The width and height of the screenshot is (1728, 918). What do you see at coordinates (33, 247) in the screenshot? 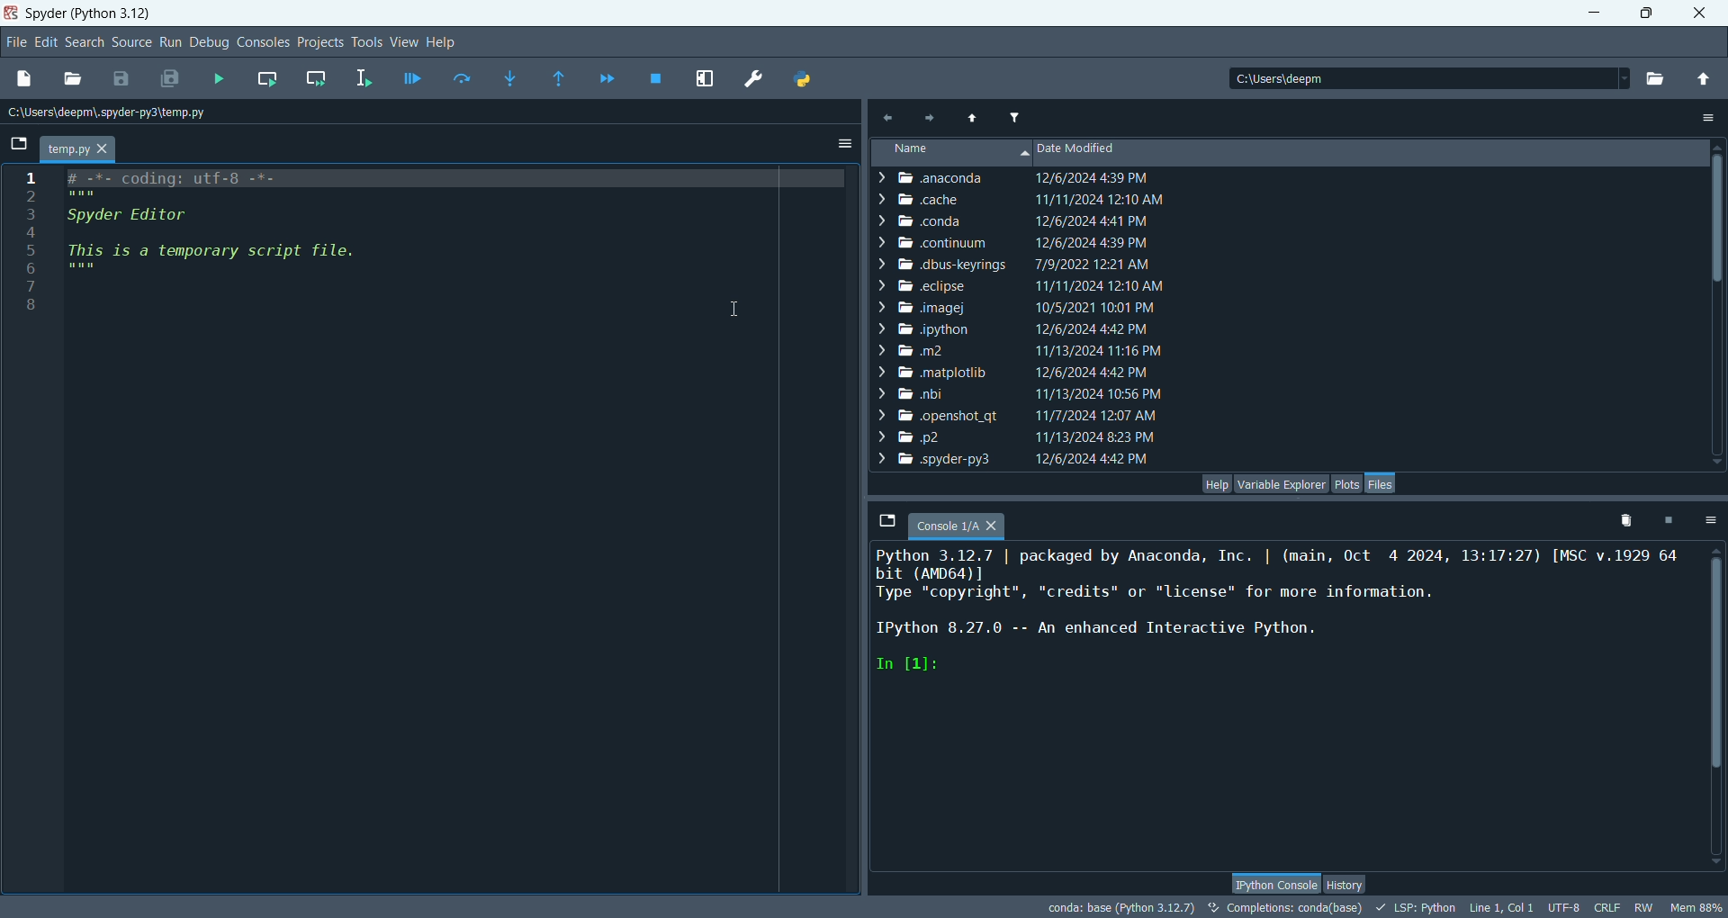
I see `numbers` at bounding box center [33, 247].